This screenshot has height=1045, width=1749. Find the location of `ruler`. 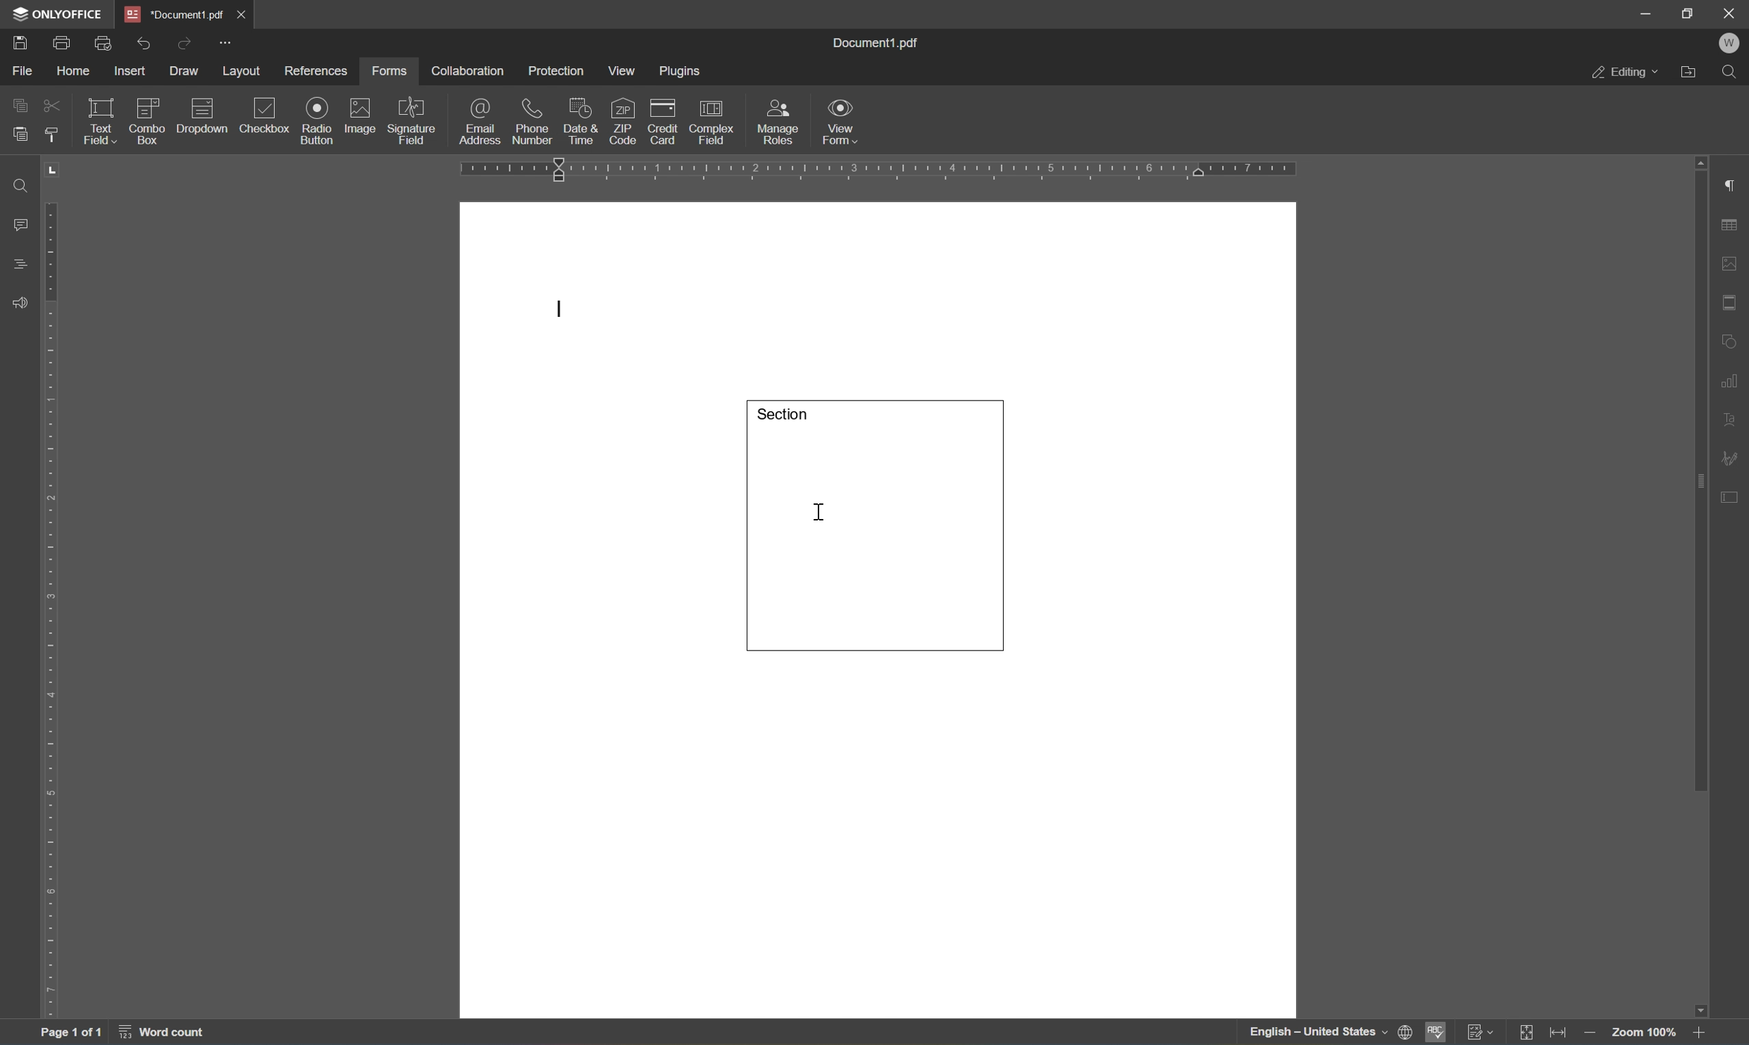

ruler is located at coordinates (878, 172).